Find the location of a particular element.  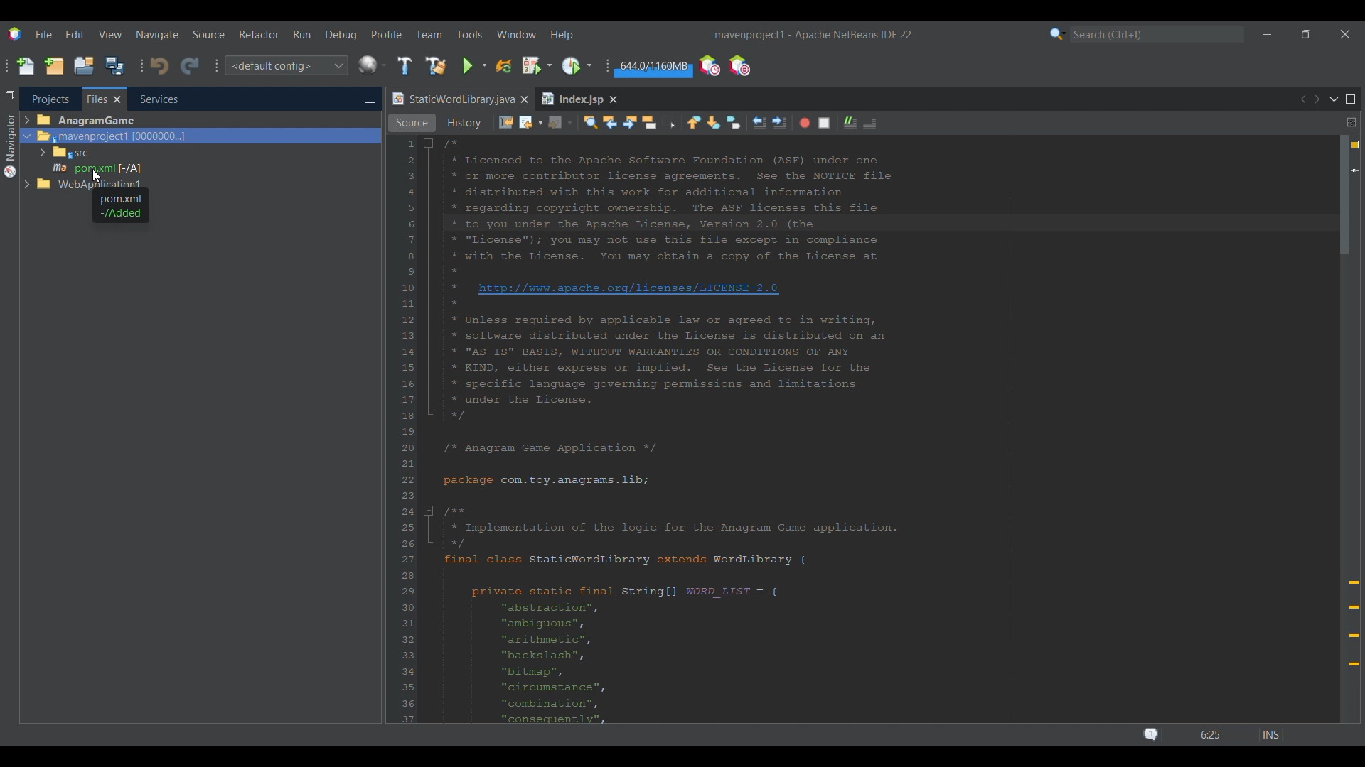

Build main project is located at coordinates (405, 65).